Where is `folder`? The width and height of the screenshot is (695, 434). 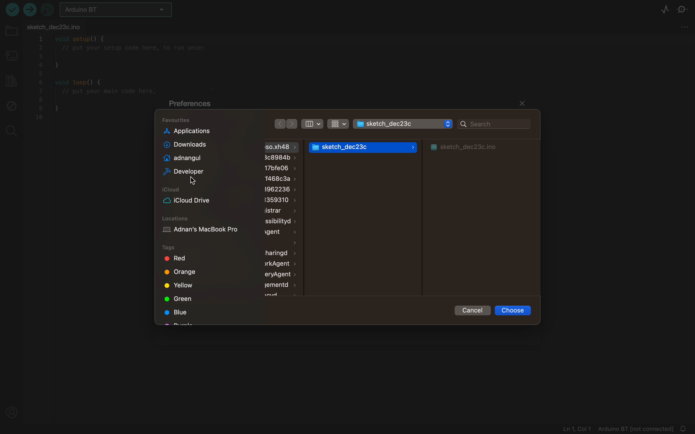 folder is located at coordinates (11, 32).